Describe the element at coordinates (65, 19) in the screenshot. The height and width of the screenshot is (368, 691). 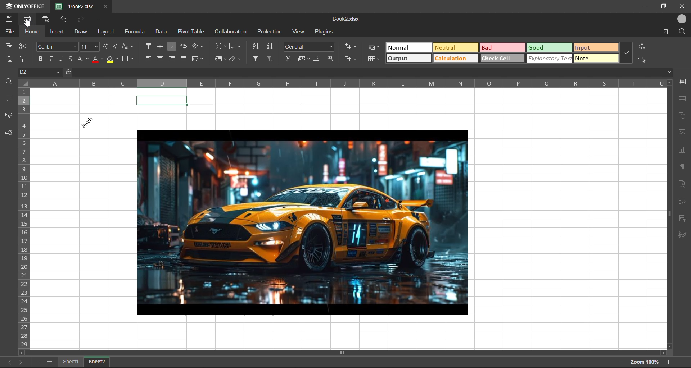
I see `undo` at that location.